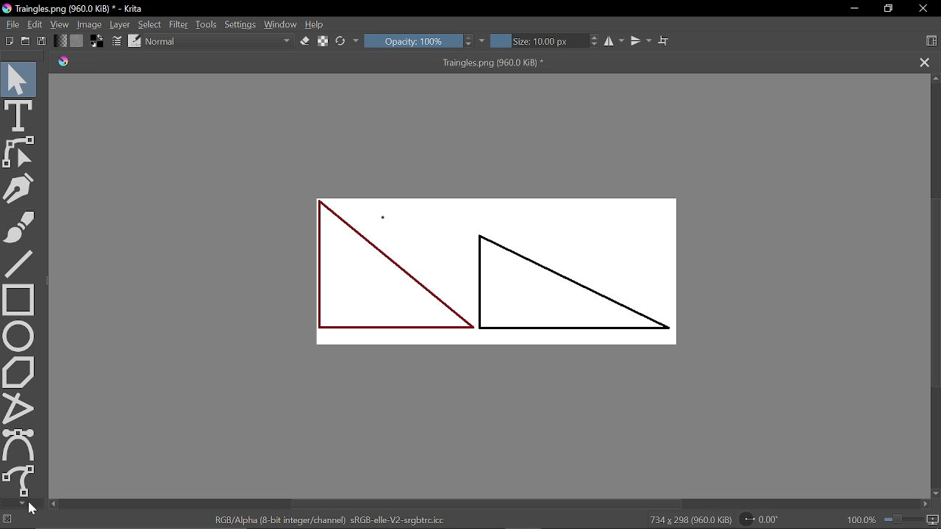  Describe the element at coordinates (18, 189) in the screenshot. I see `Calligraphy` at that location.